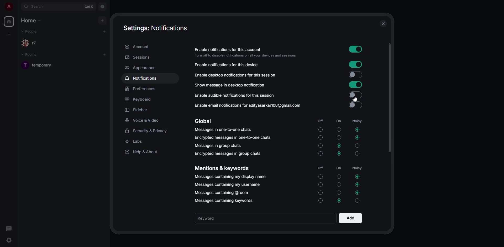 The image size is (504, 247). What do you see at coordinates (246, 52) in the screenshot?
I see `enable notifications for this account` at bounding box center [246, 52].